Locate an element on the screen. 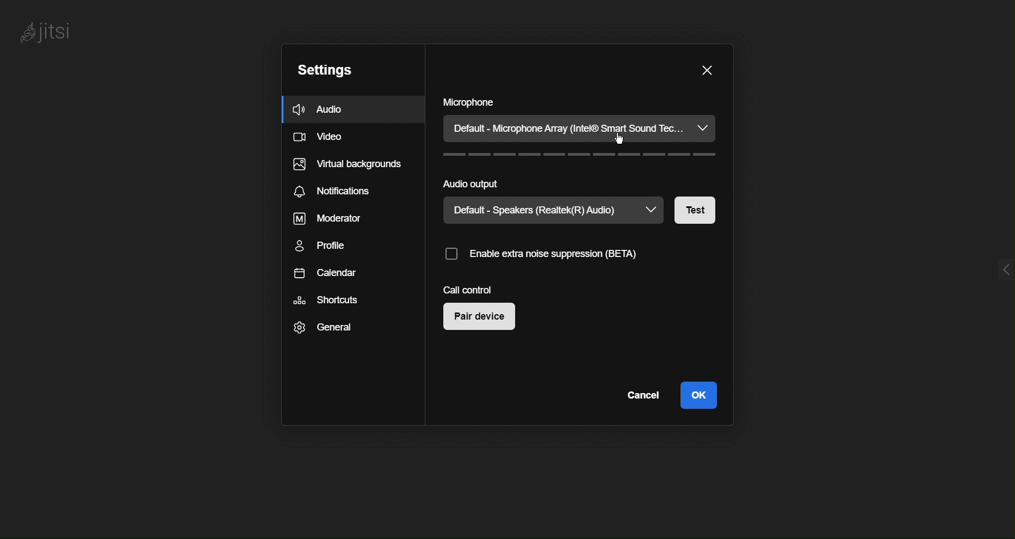 This screenshot has width=1015, height=539. Cancel is located at coordinates (640, 397).